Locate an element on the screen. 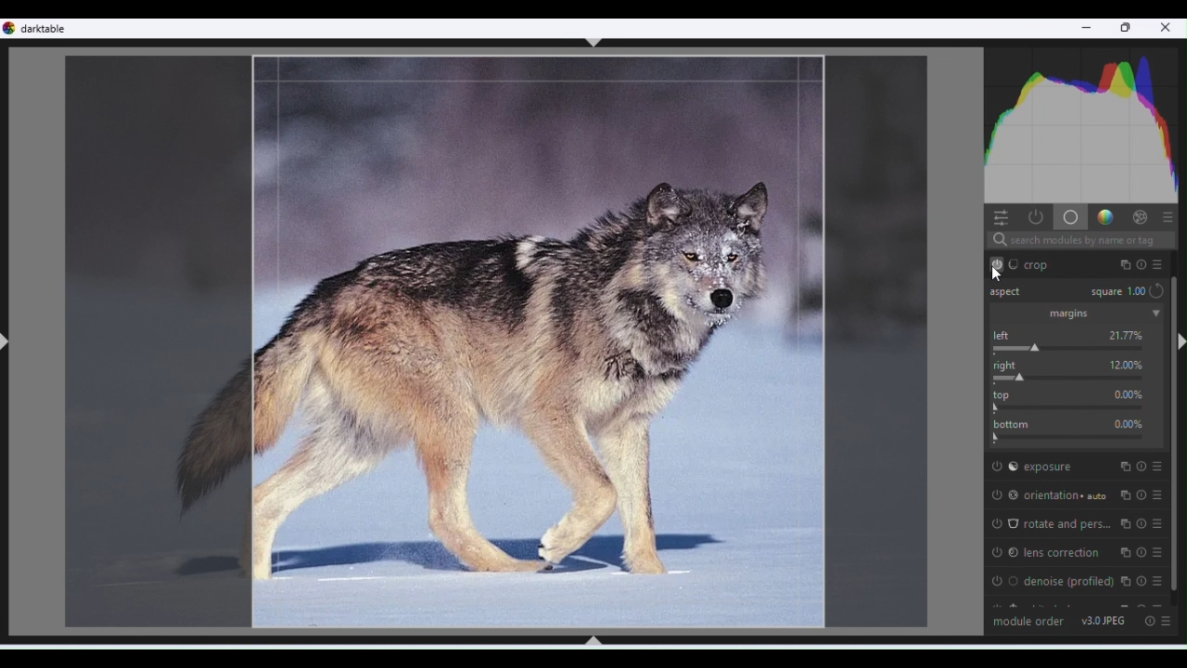 The image size is (1187, 668). Close is located at coordinates (1167, 30).